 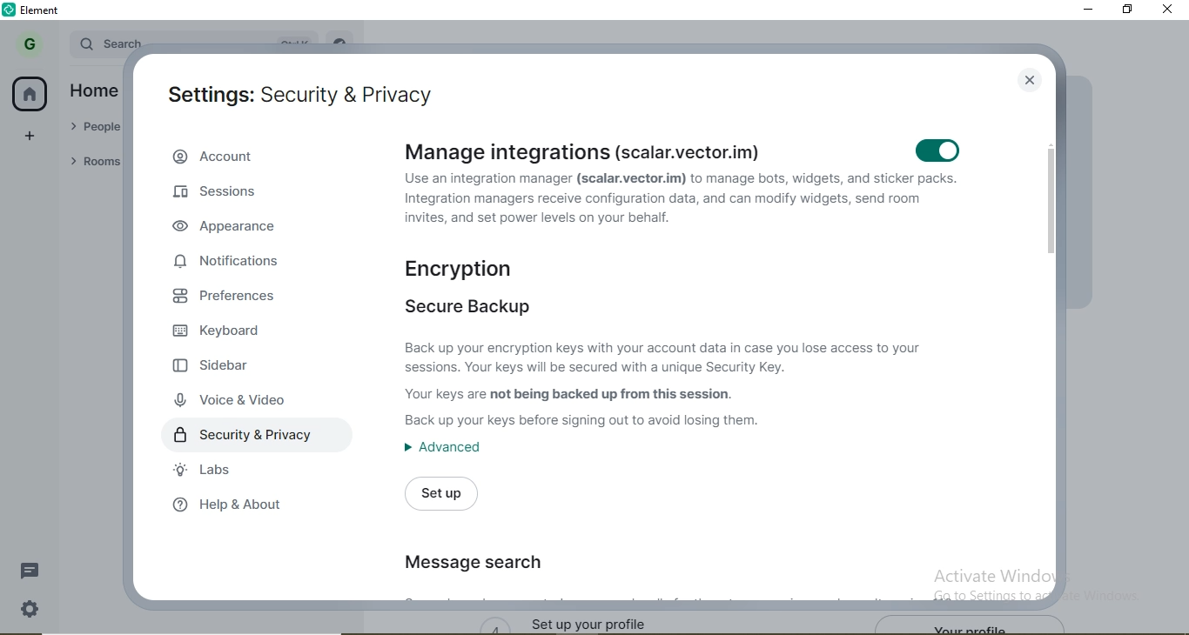 What do you see at coordinates (296, 87) in the screenshot?
I see `settings: security & privacy` at bounding box center [296, 87].